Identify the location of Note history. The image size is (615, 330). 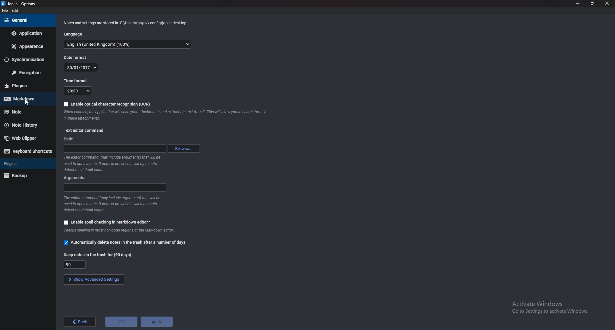
(26, 126).